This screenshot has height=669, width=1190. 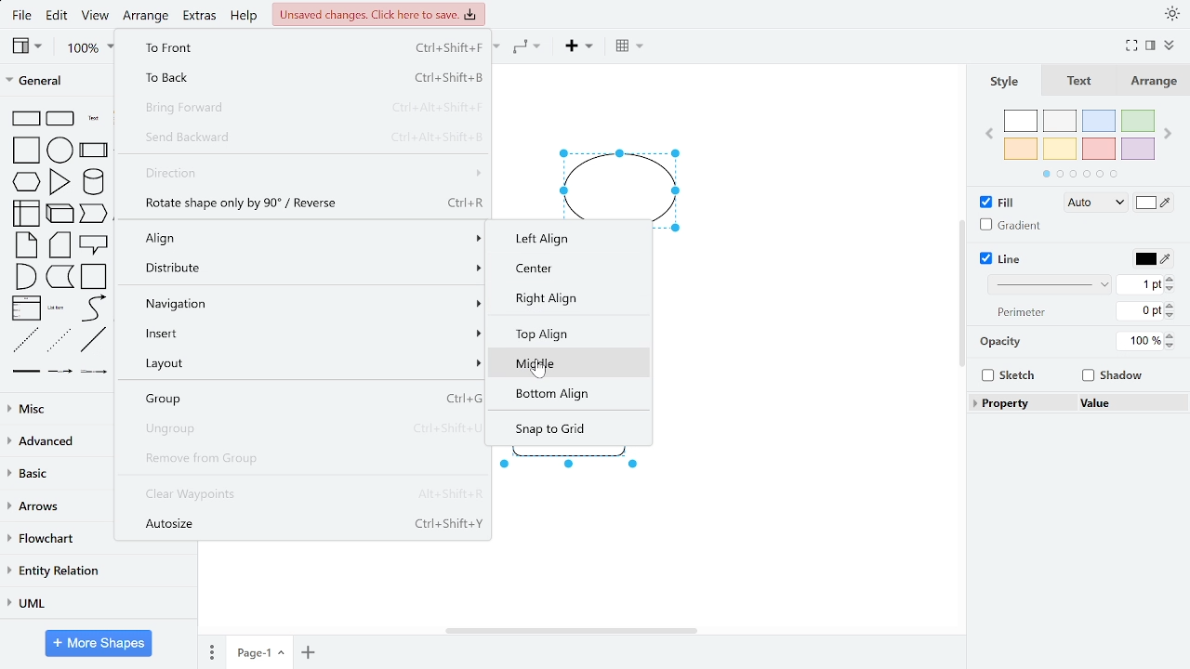 I want to click on Arrange, so click(x=1150, y=80).